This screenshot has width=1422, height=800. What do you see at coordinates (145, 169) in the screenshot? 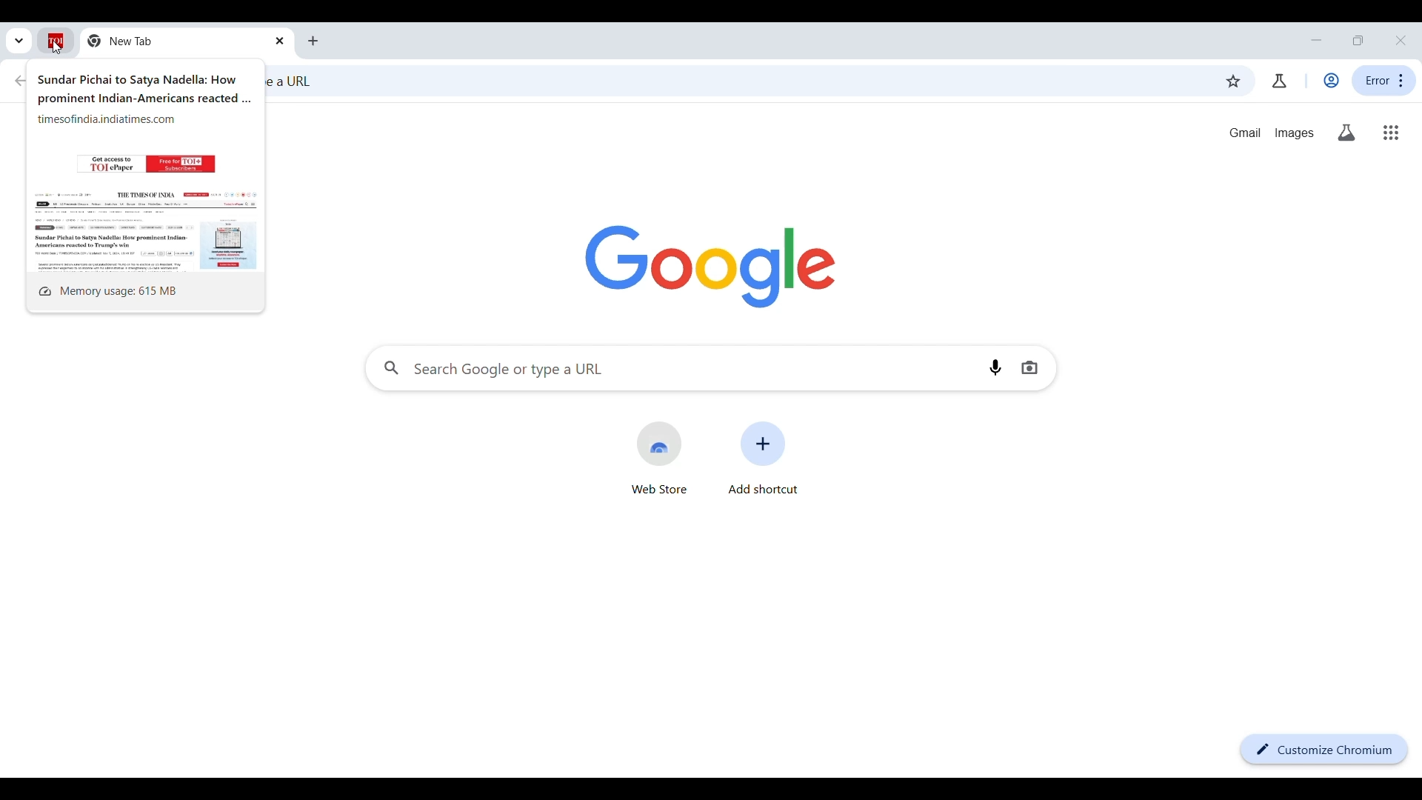
I see `Mini view of pinned tab` at bounding box center [145, 169].